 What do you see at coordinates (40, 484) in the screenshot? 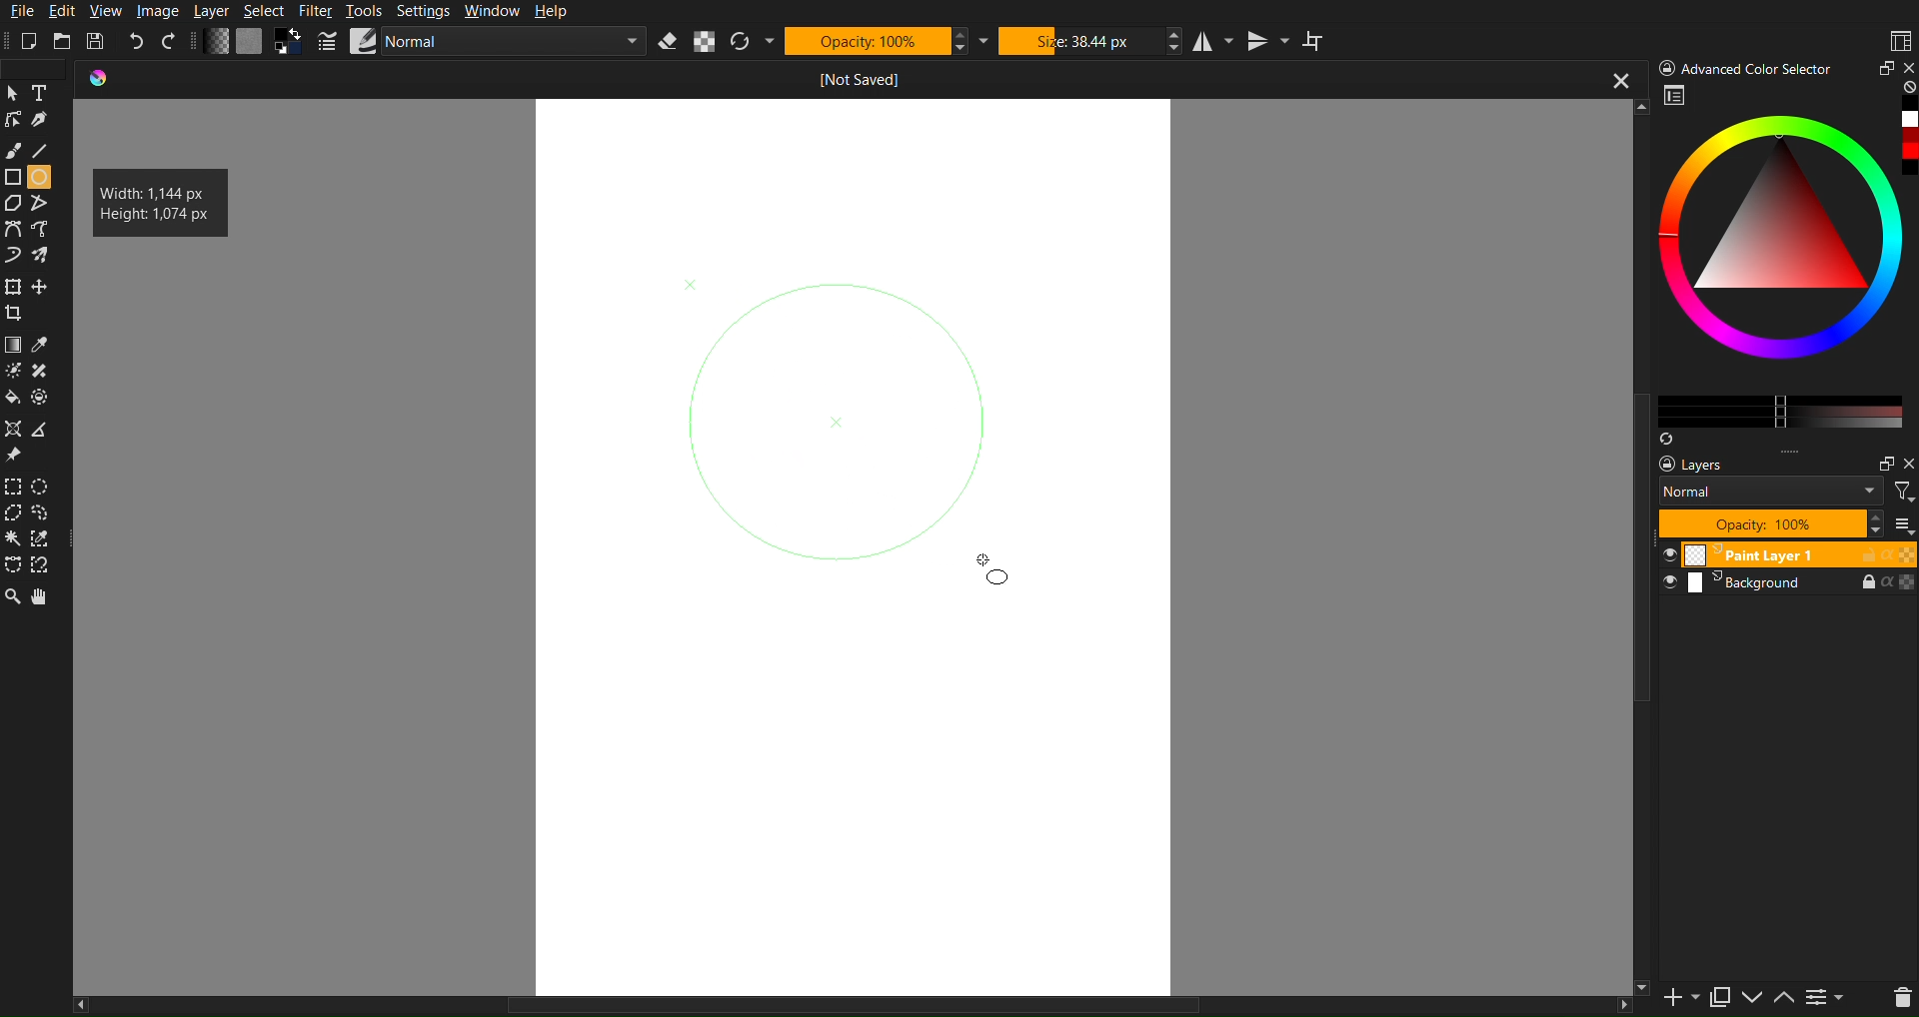
I see `Selction Circle` at bounding box center [40, 484].